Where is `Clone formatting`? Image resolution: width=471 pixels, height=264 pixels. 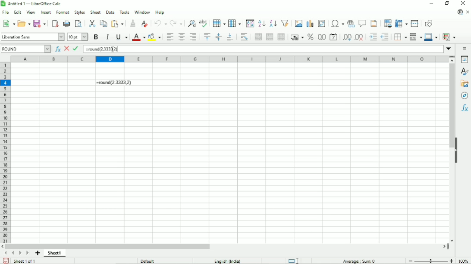 Clone formatting is located at coordinates (132, 23).